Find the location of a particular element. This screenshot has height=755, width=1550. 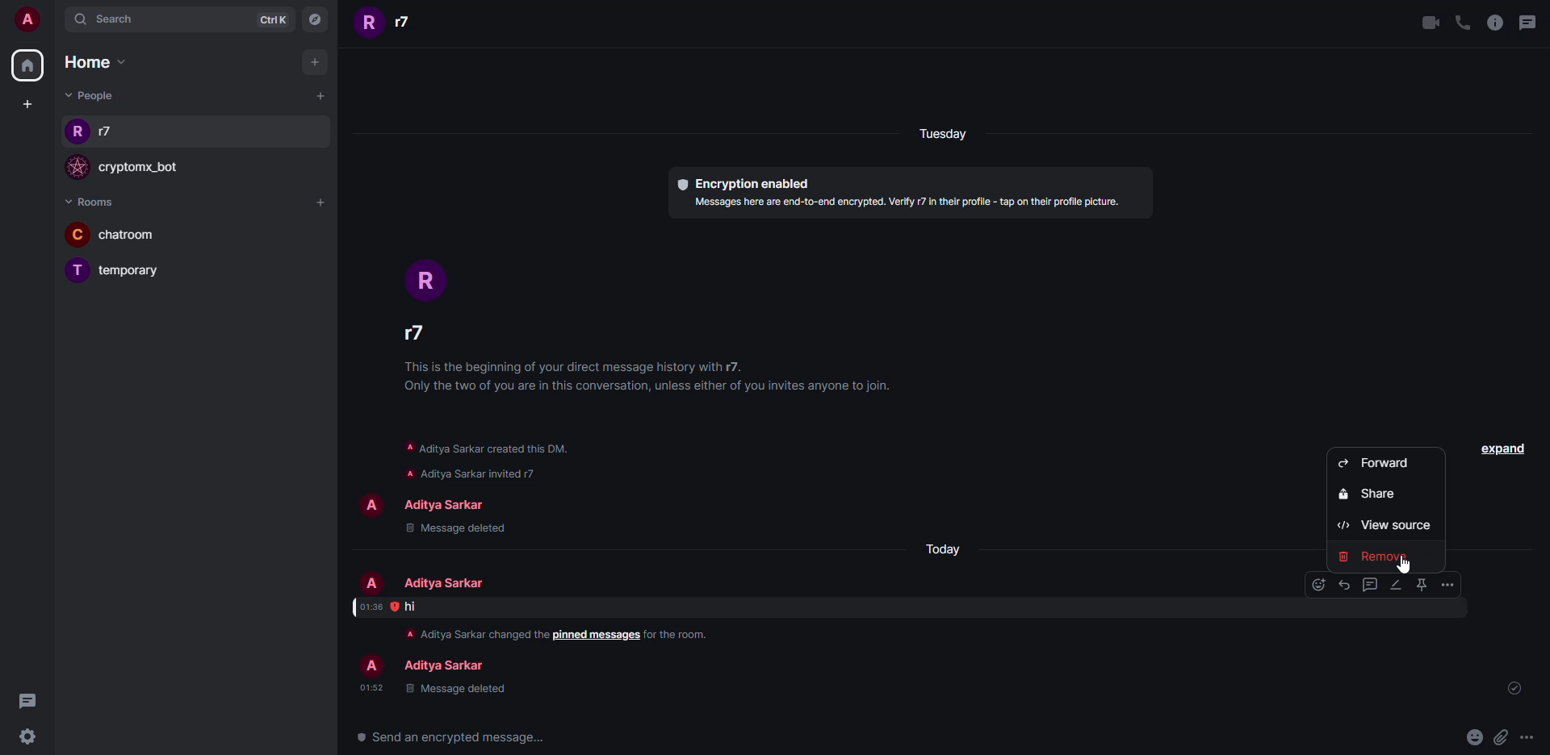

search is located at coordinates (113, 19).